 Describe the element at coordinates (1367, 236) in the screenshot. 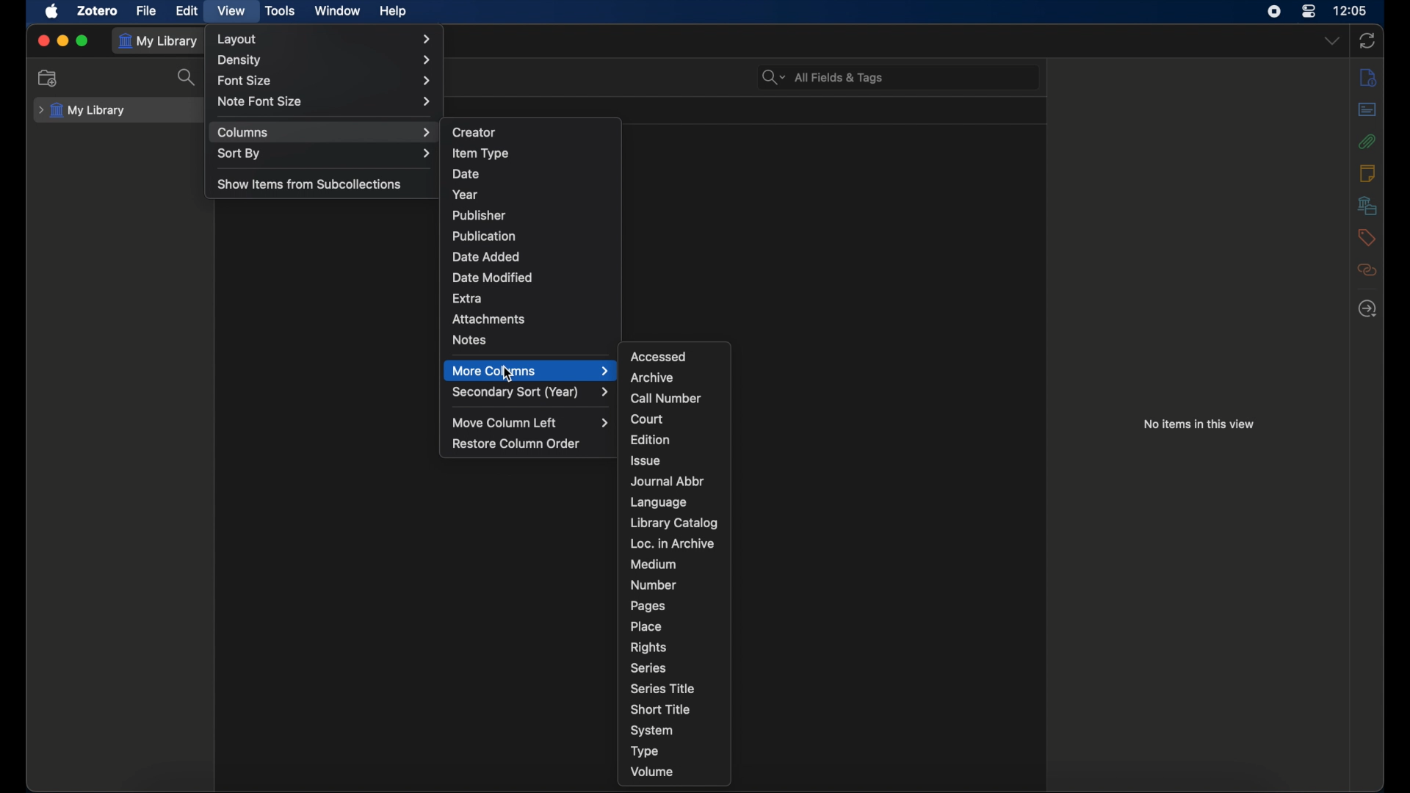

I see `tags` at that location.